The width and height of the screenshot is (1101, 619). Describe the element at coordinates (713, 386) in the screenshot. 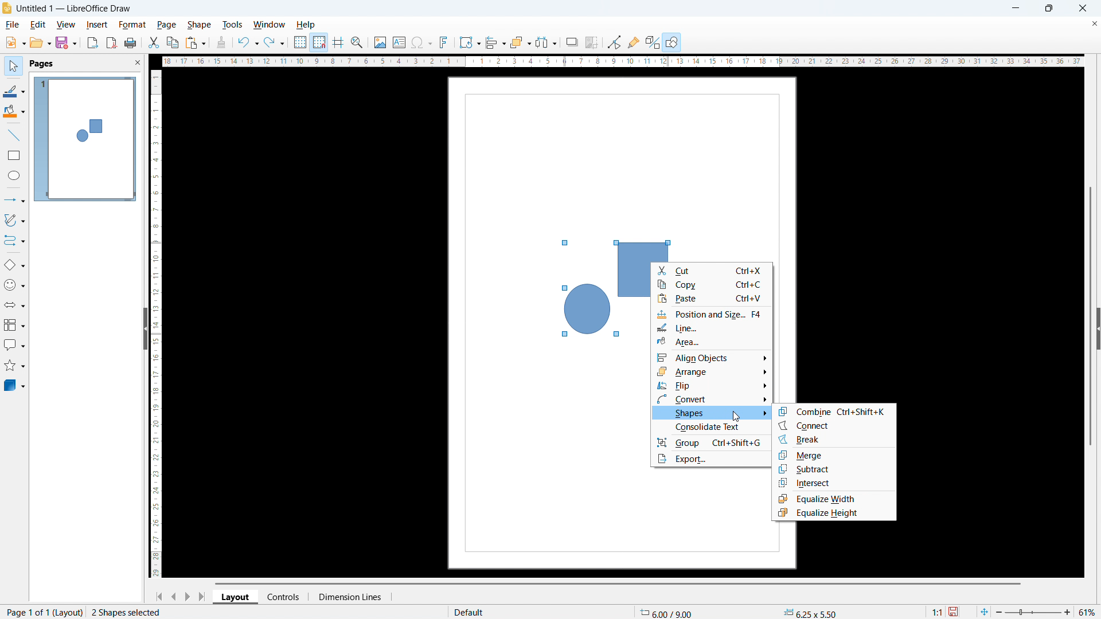

I see `flip` at that location.